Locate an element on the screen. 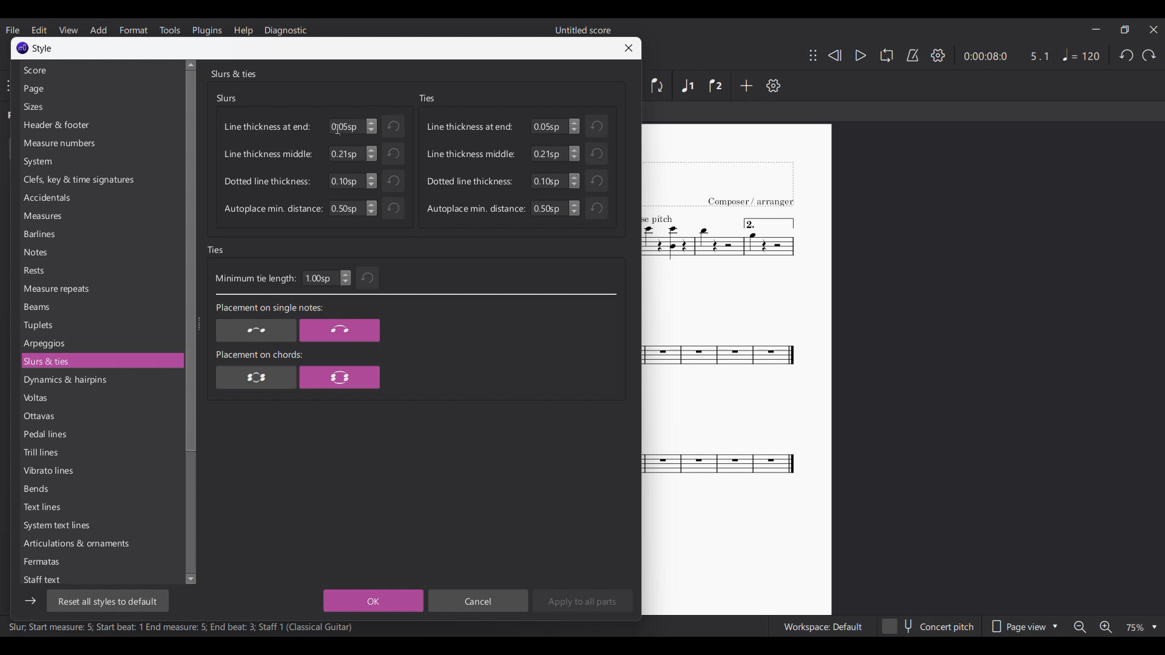 The width and height of the screenshot is (1165, 655). Autoplace min. distance is located at coordinates (273, 209).